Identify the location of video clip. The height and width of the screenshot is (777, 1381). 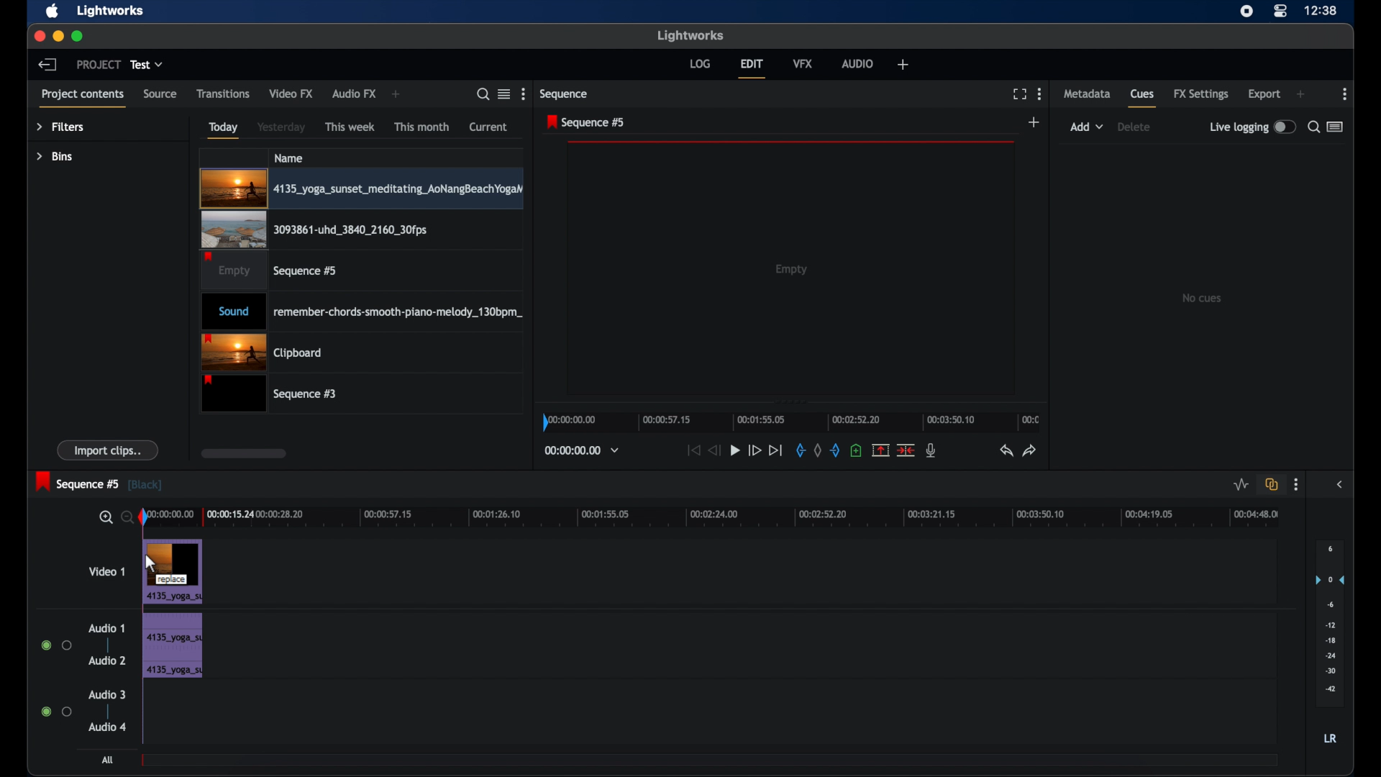
(361, 189).